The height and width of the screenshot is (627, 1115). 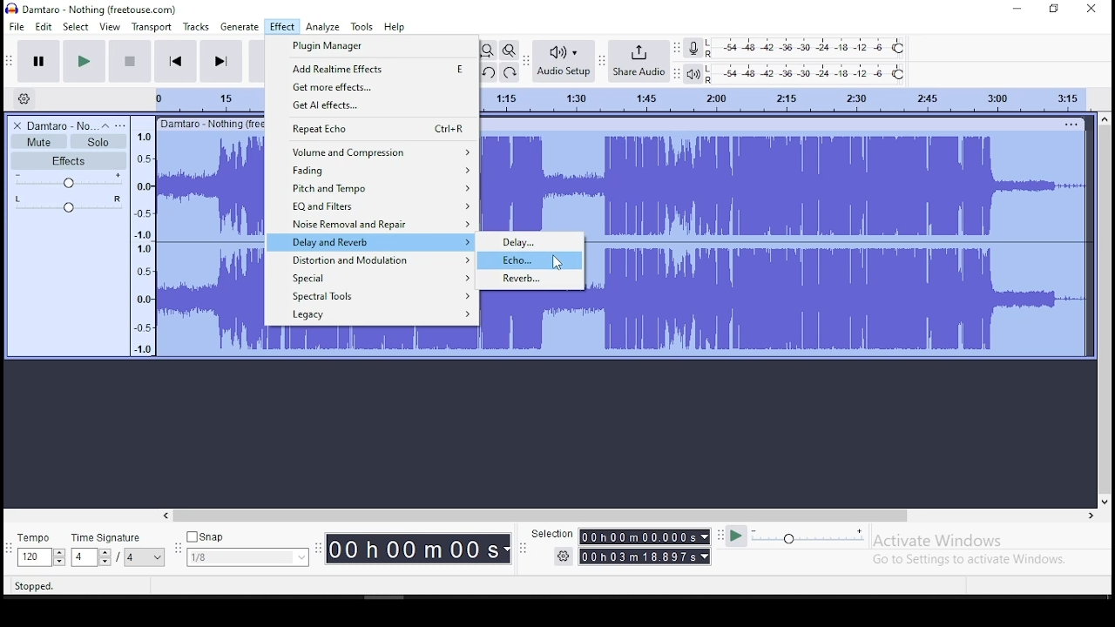 I want to click on volume, so click(x=69, y=180).